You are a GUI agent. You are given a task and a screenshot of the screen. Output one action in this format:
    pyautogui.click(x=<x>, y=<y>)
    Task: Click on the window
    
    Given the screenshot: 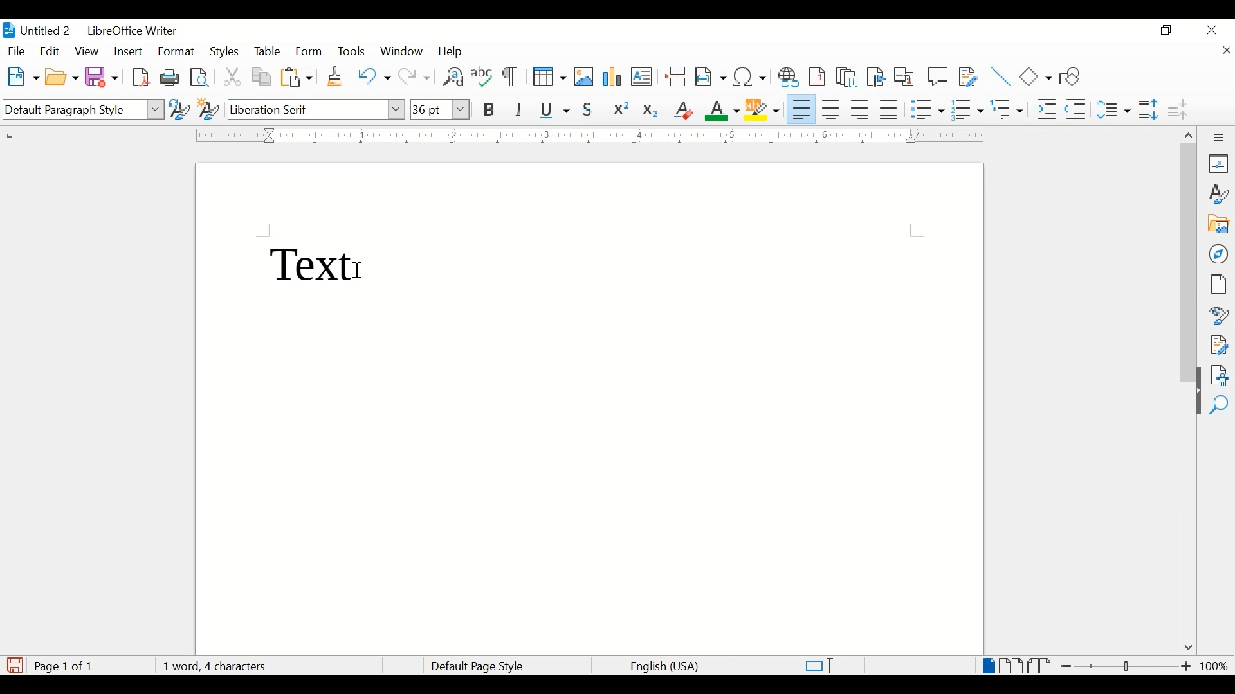 What is the action you would take?
    pyautogui.click(x=403, y=51)
    